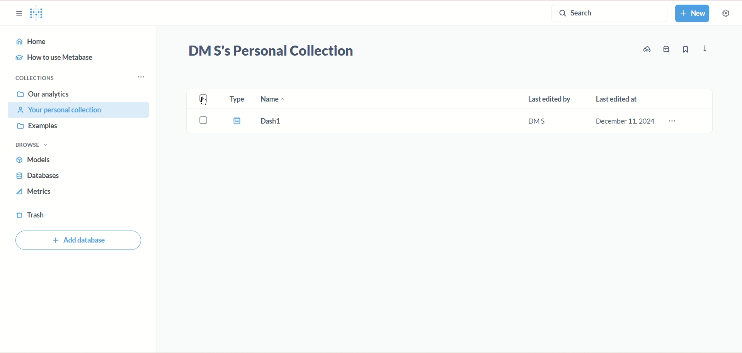  Describe the element at coordinates (725, 13) in the screenshot. I see `settings` at that location.